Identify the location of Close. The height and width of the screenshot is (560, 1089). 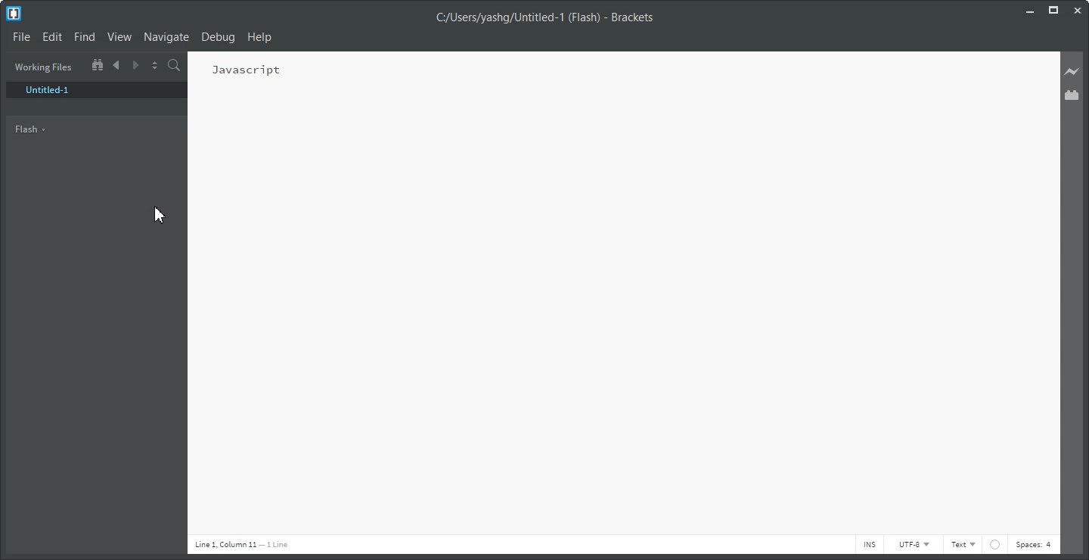
(1078, 10).